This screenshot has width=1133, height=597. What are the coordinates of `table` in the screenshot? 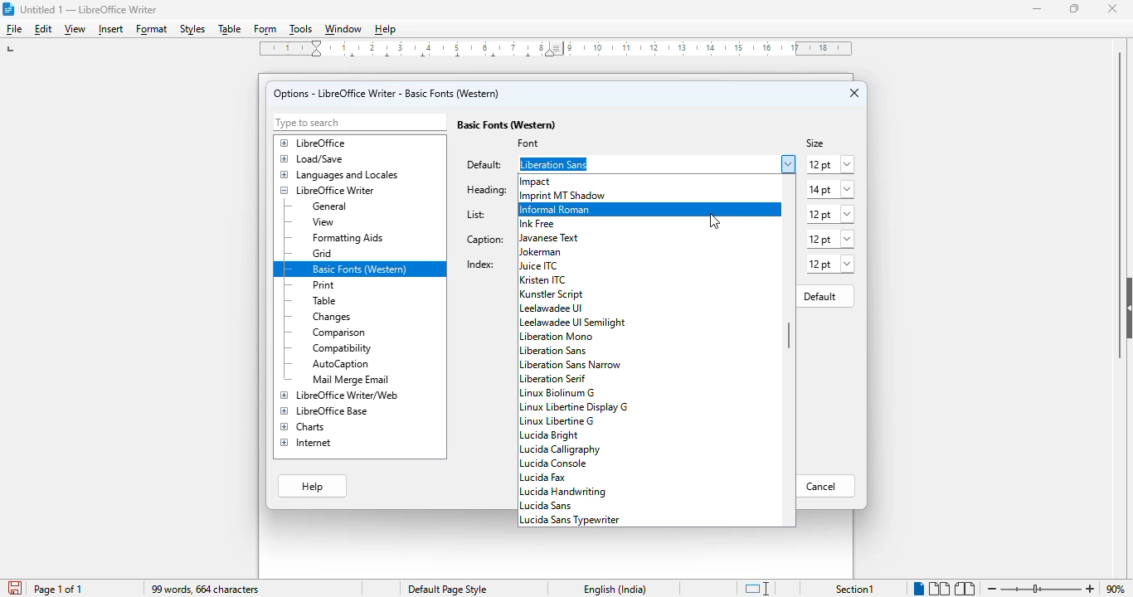 It's located at (229, 29).